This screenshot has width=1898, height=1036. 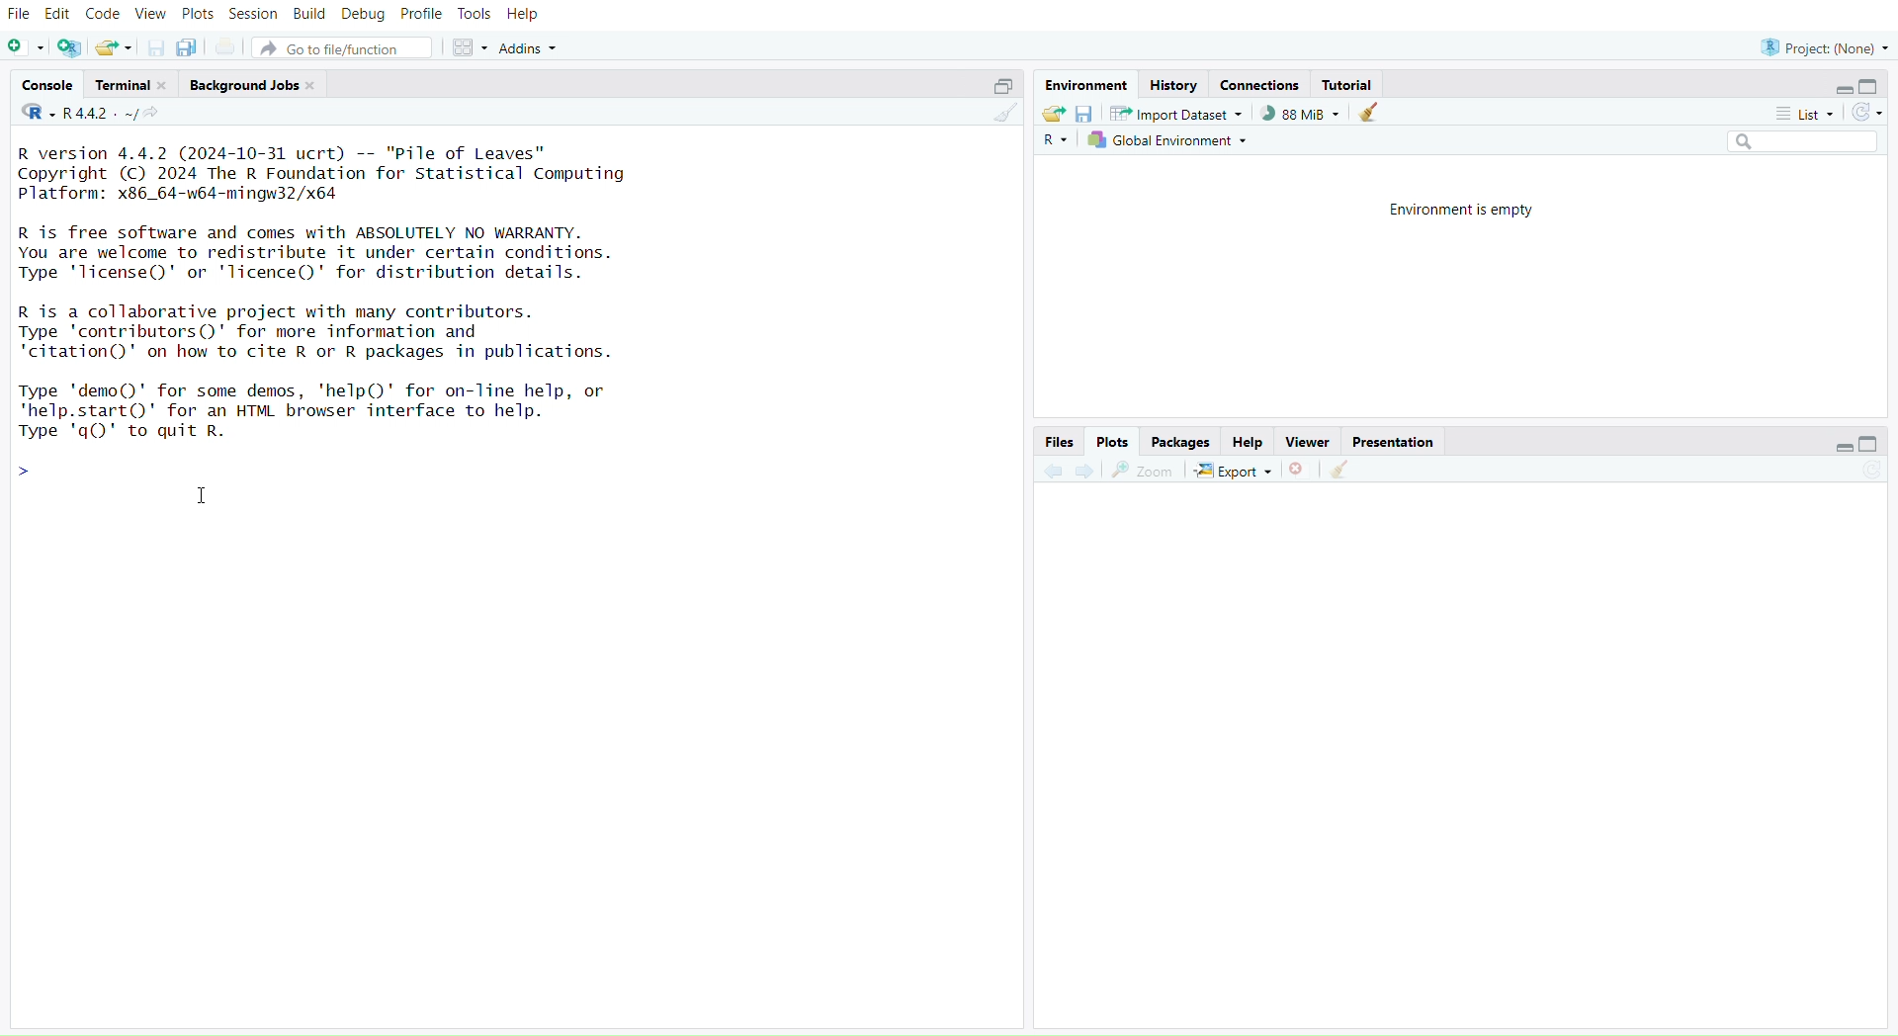 What do you see at coordinates (1345, 471) in the screenshot?
I see `clear all plot` at bounding box center [1345, 471].